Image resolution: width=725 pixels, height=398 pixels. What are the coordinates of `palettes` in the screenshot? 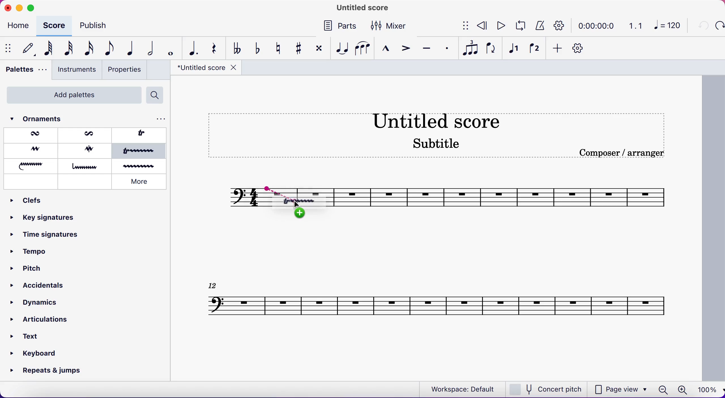 It's located at (24, 71).